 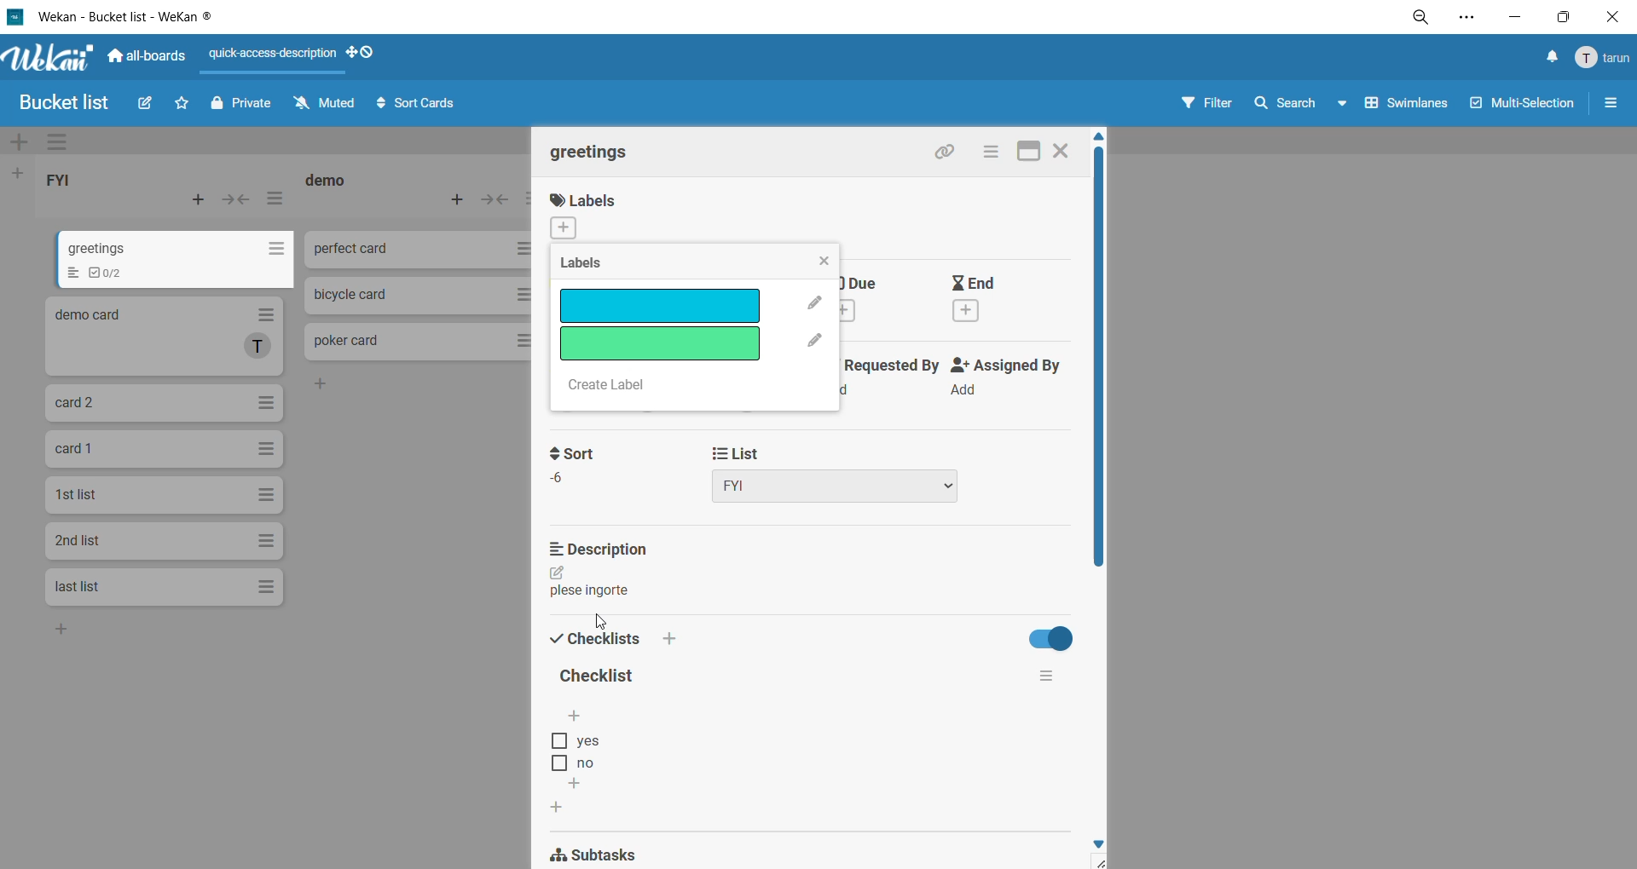 What do you see at coordinates (670, 640) in the screenshot?
I see `add checklist` at bounding box center [670, 640].